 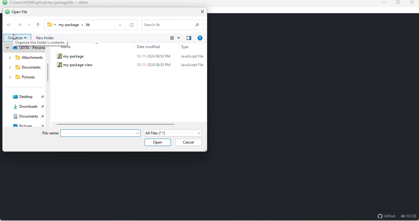 What do you see at coordinates (155, 57) in the screenshot?
I see `13-11-2024 06.50 pm` at bounding box center [155, 57].